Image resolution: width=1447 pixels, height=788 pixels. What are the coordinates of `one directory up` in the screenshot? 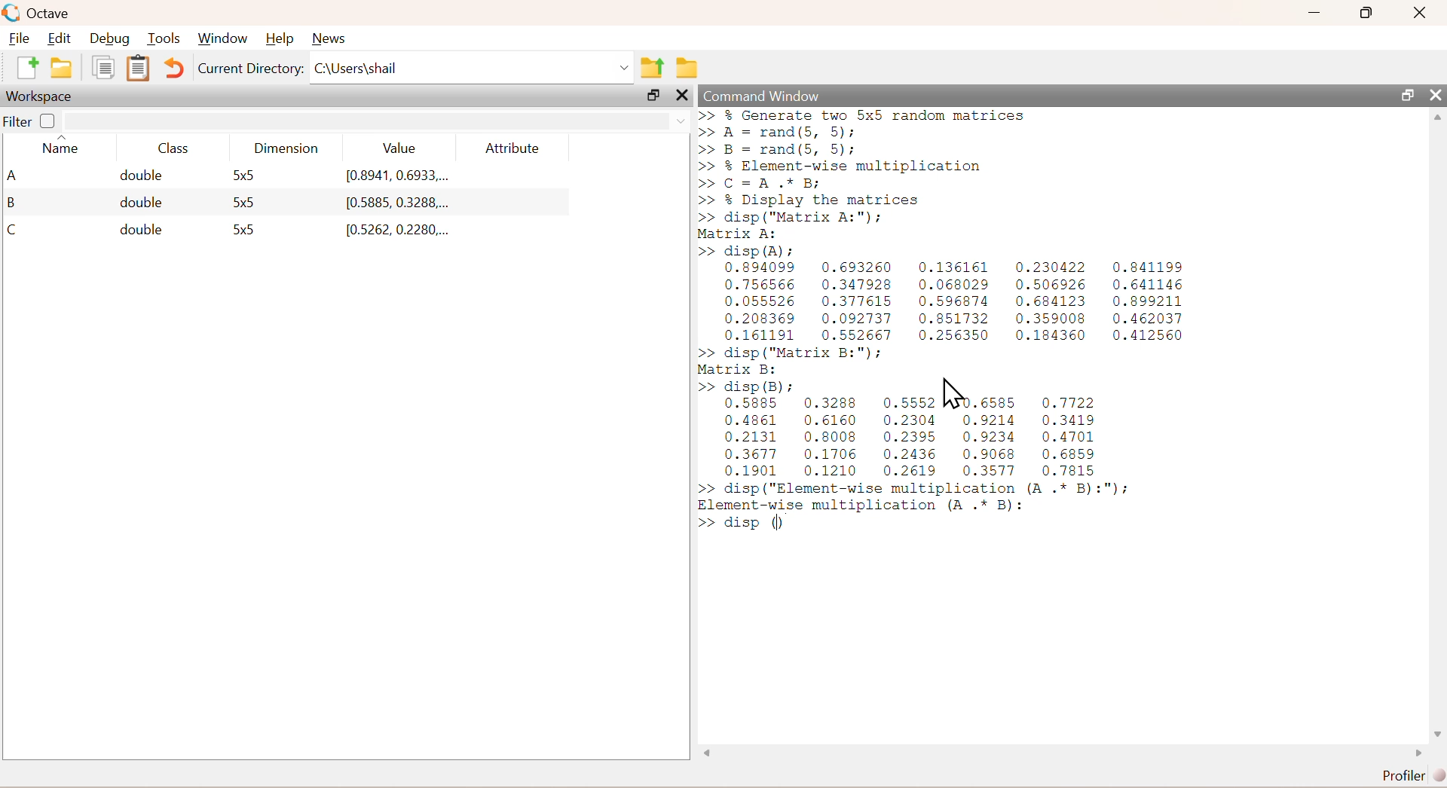 It's located at (651, 68).